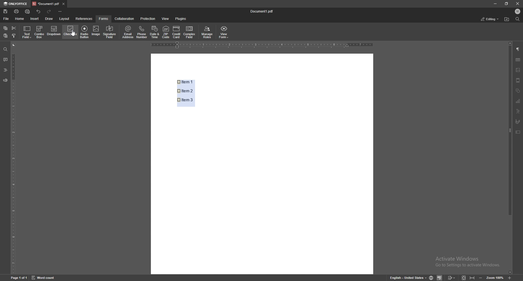  What do you see at coordinates (148, 19) in the screenshot?
I see `protection` at bounding box center [148, 19].